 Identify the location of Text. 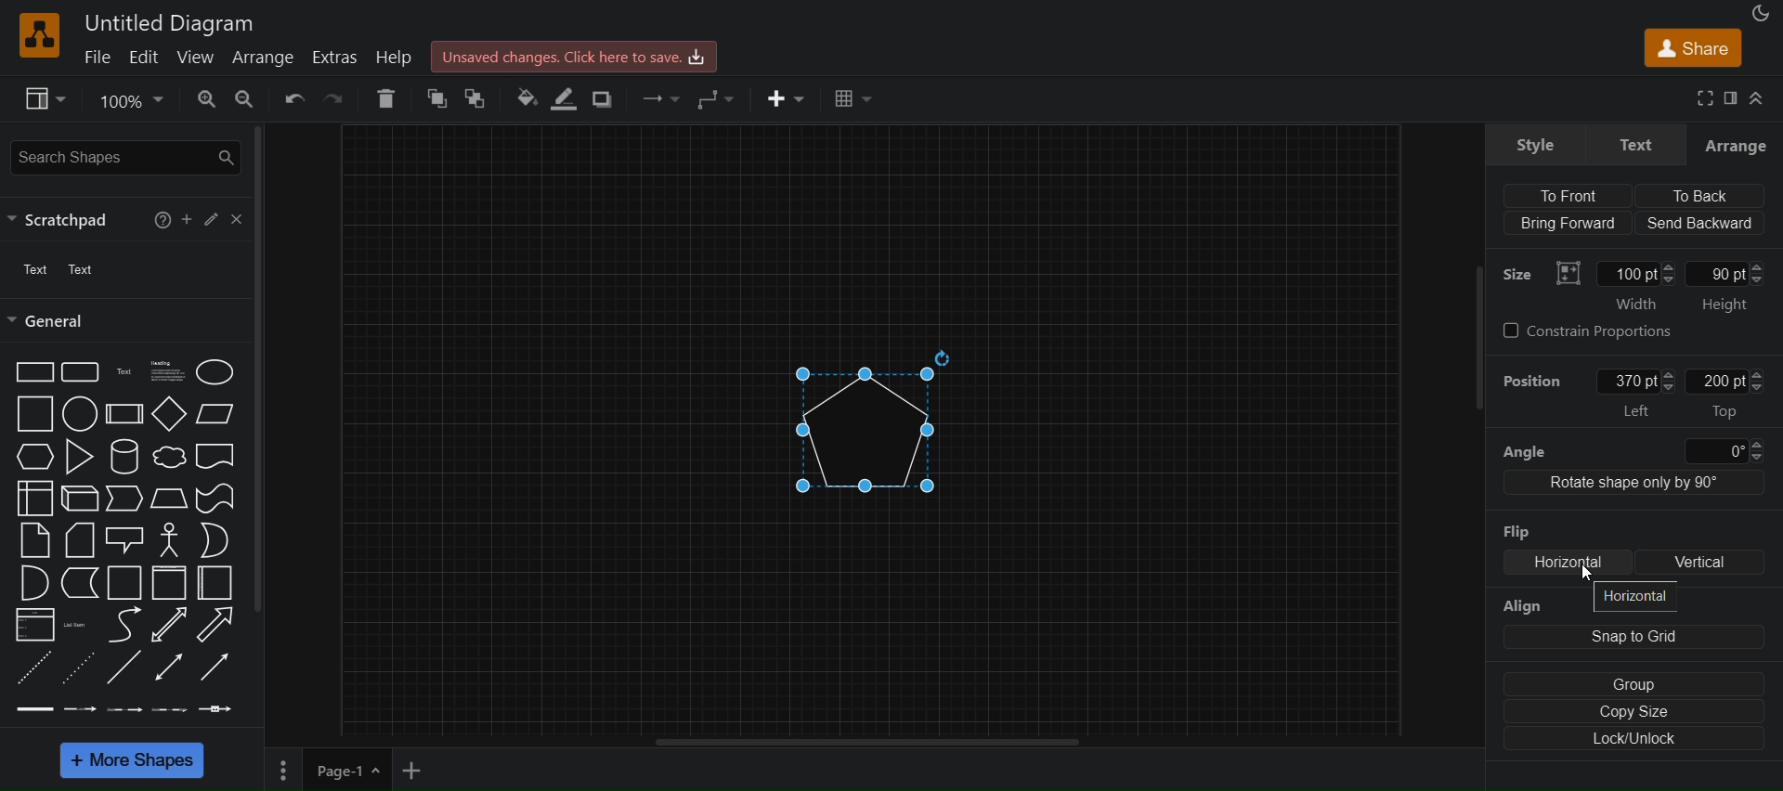
(126, 372).